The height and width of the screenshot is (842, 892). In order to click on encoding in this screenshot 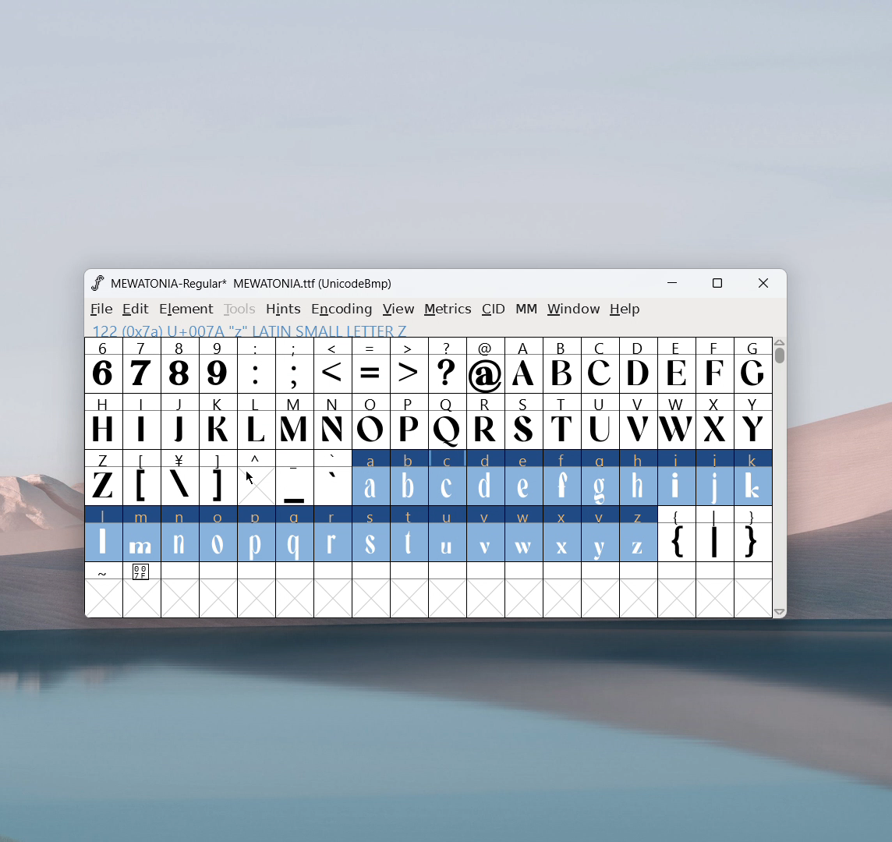, I will do `click(342, 308)`.